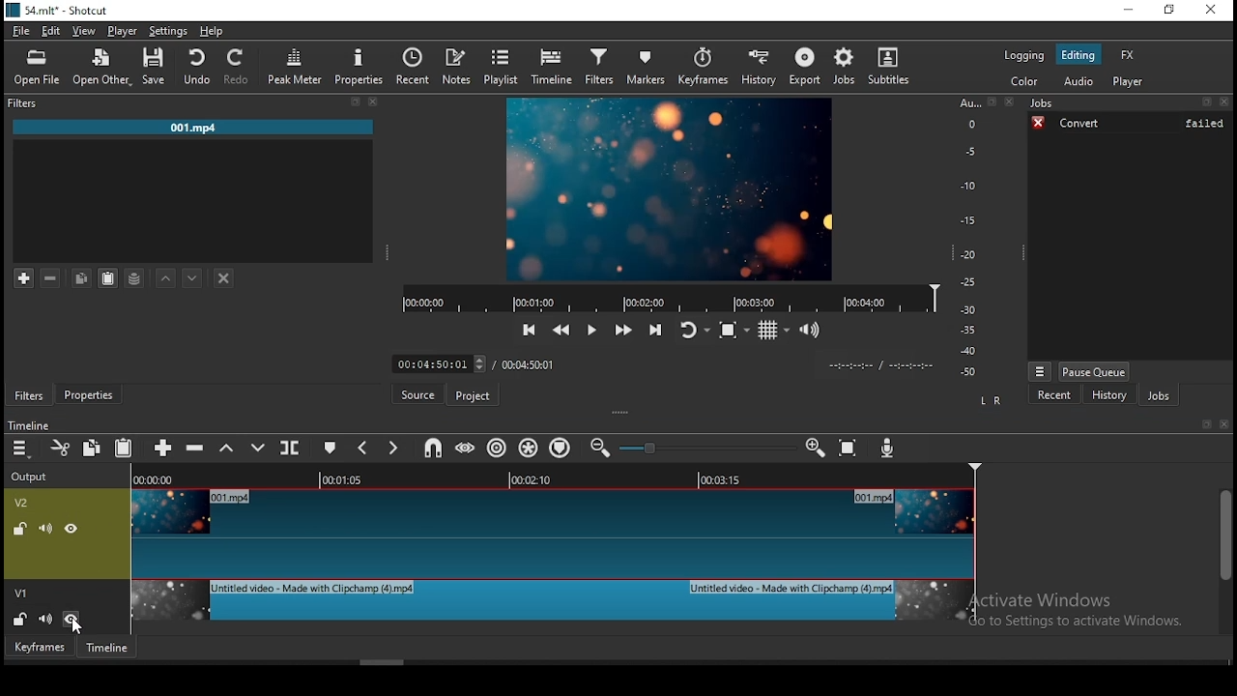 This screenshot has height=696, width=1237. Describe the element at coordinates (555, 65) in the screenshot. I see `timeline` at that location.